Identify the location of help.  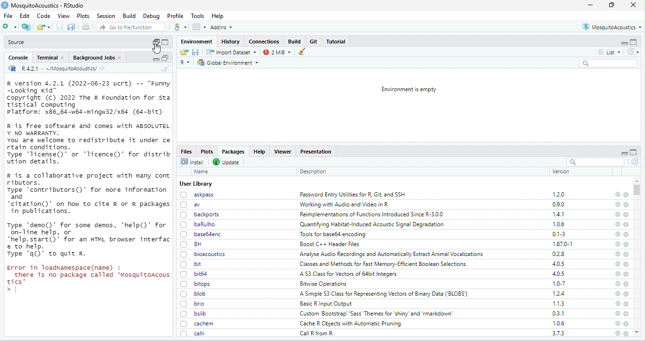
(617, 205).